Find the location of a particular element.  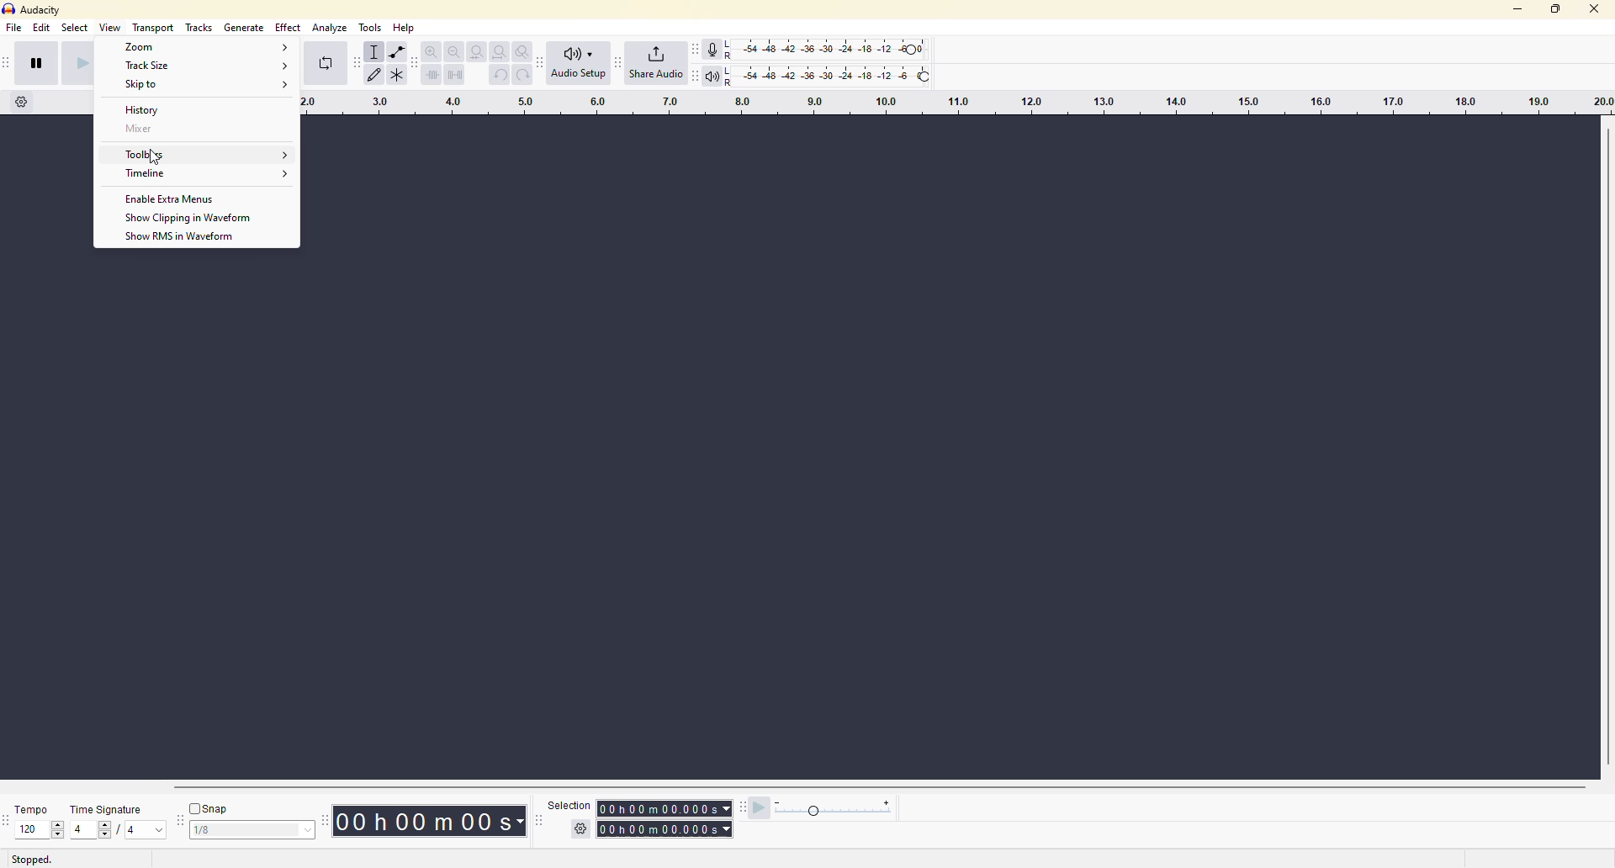

time signature is located at coordinates (104, 809).